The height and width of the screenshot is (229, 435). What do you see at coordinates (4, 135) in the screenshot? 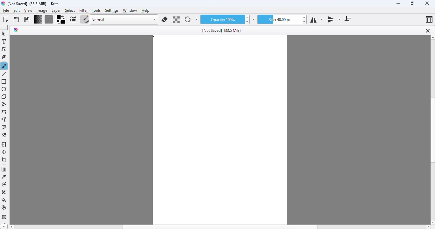
I see `multibrush tool` at bounding box center [4, 135].